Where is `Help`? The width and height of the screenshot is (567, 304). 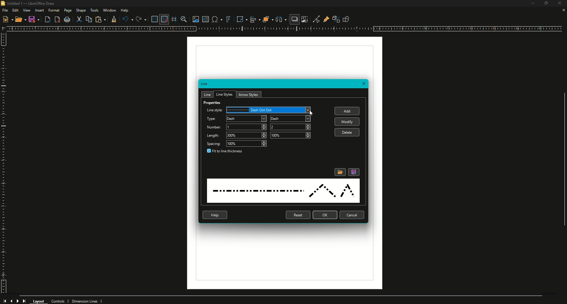
Help is located at coordinates (215, 215).